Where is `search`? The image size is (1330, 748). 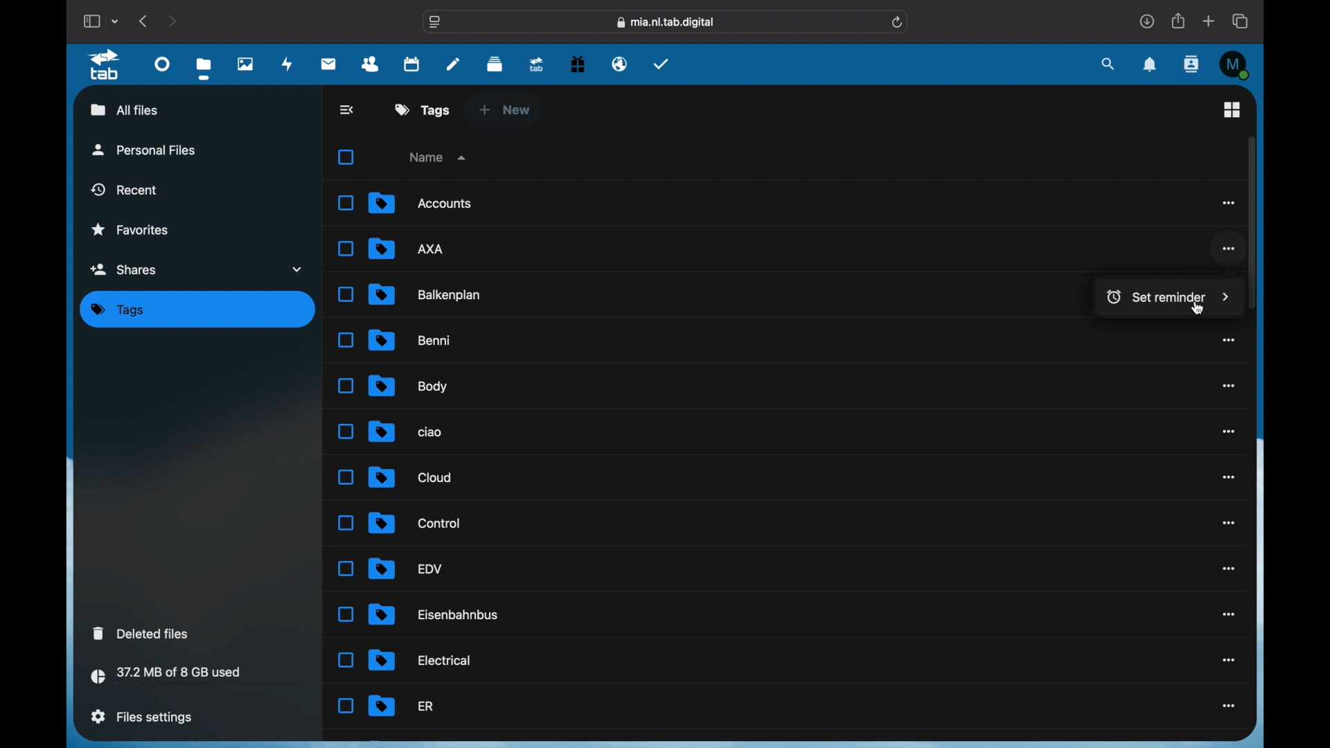
search is located at coordinates (1108, 64).